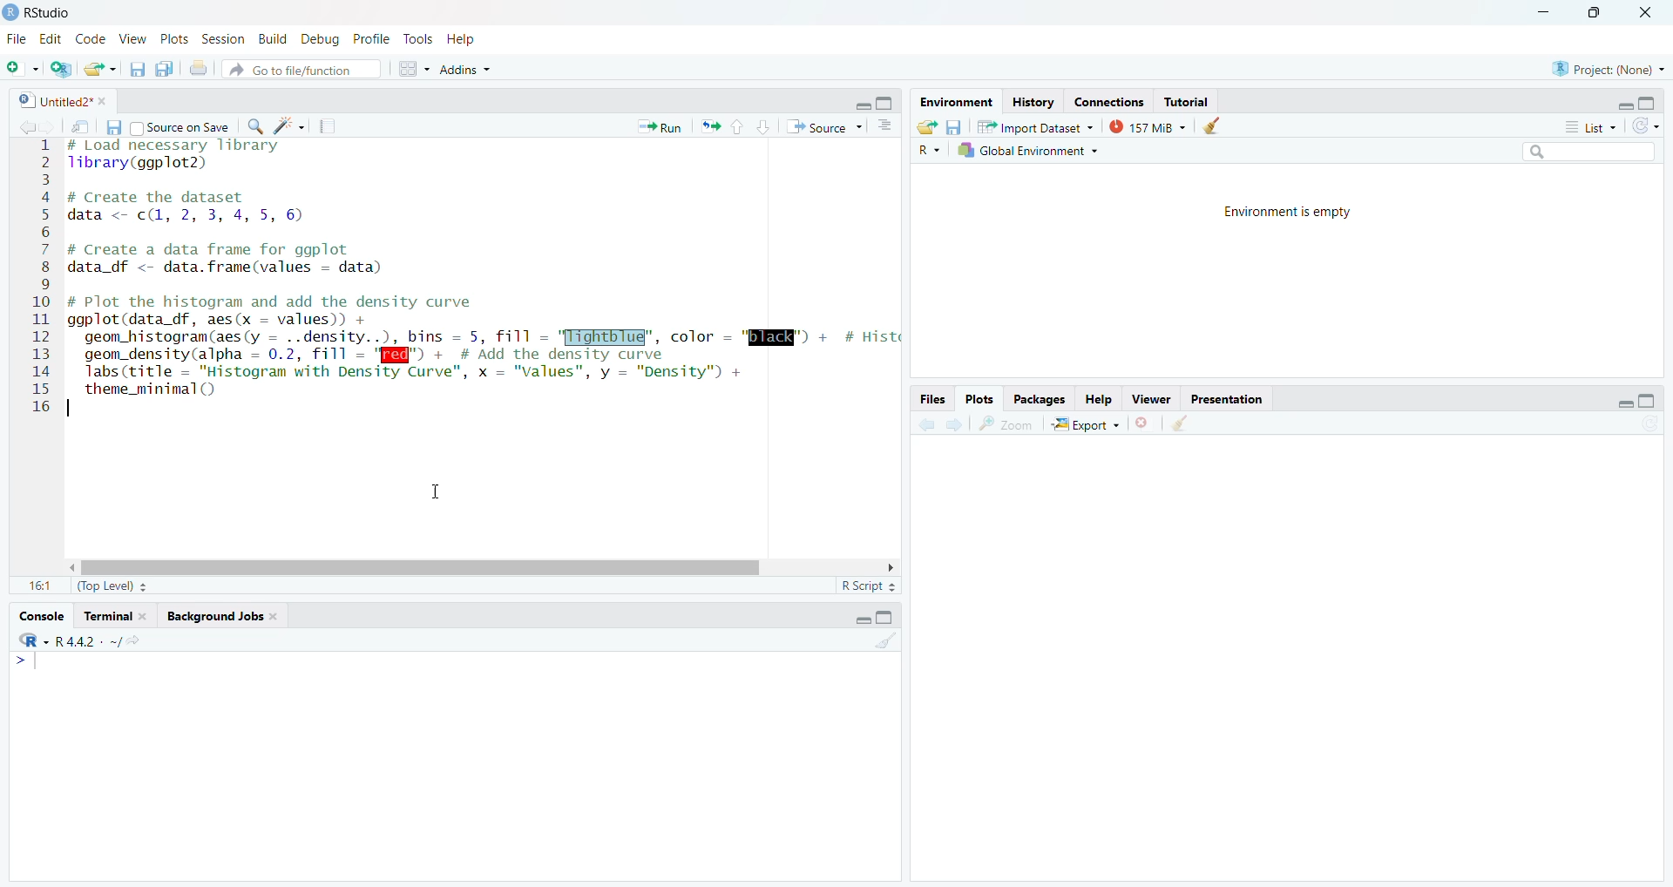  I want to click on maximize, so click(884, 614).